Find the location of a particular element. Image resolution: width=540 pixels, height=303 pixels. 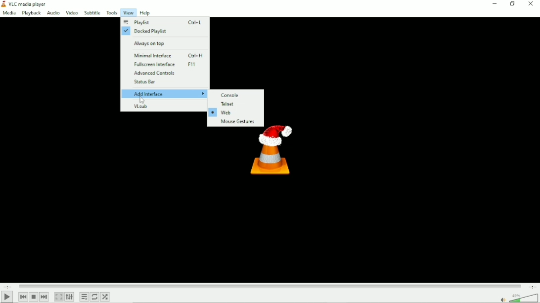

View is located at coordinates (128, 12).